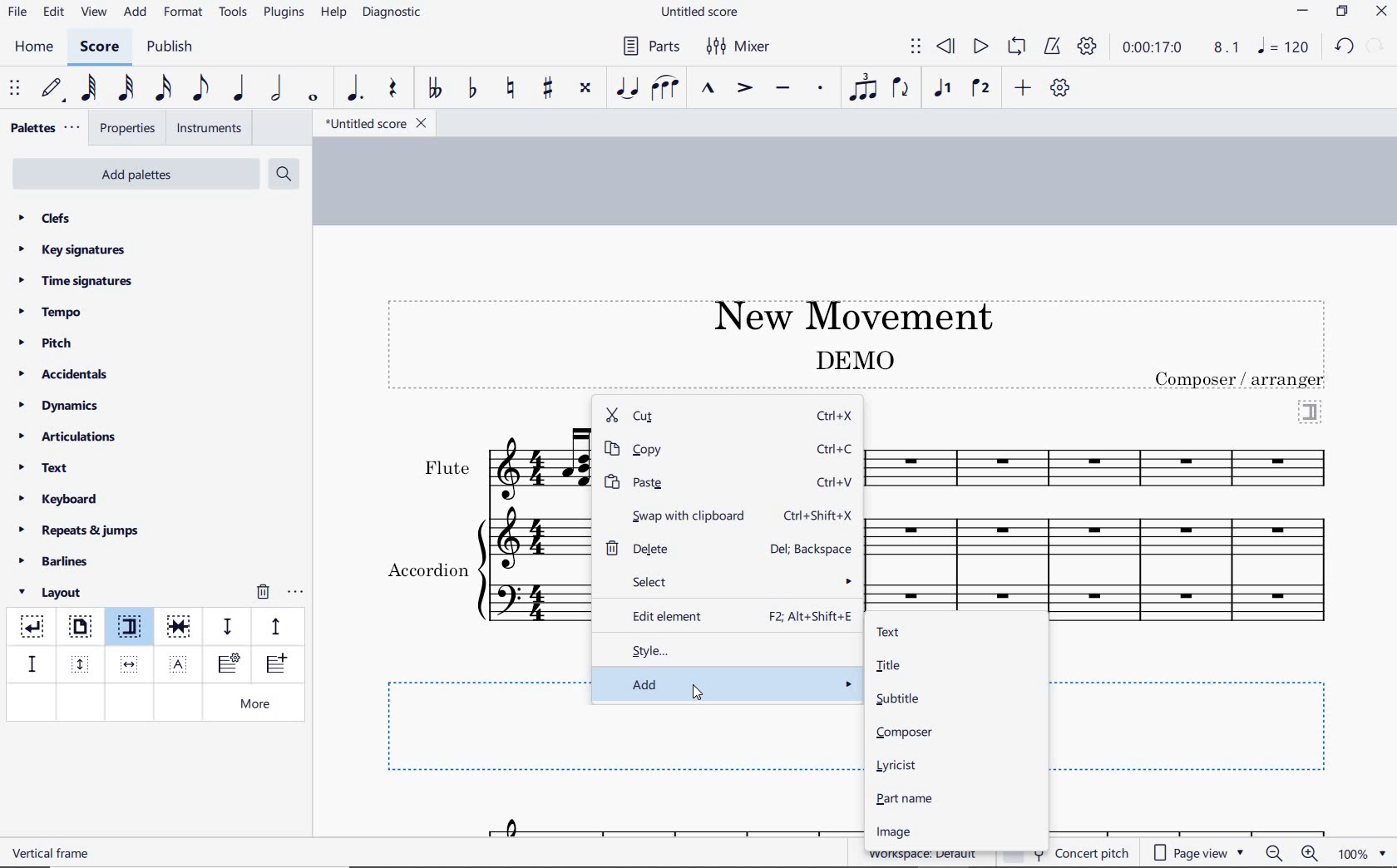  What do you see at coordinates (901, 86) in the screenshot?
I see `flip direction` at bounding box center [901, 86].